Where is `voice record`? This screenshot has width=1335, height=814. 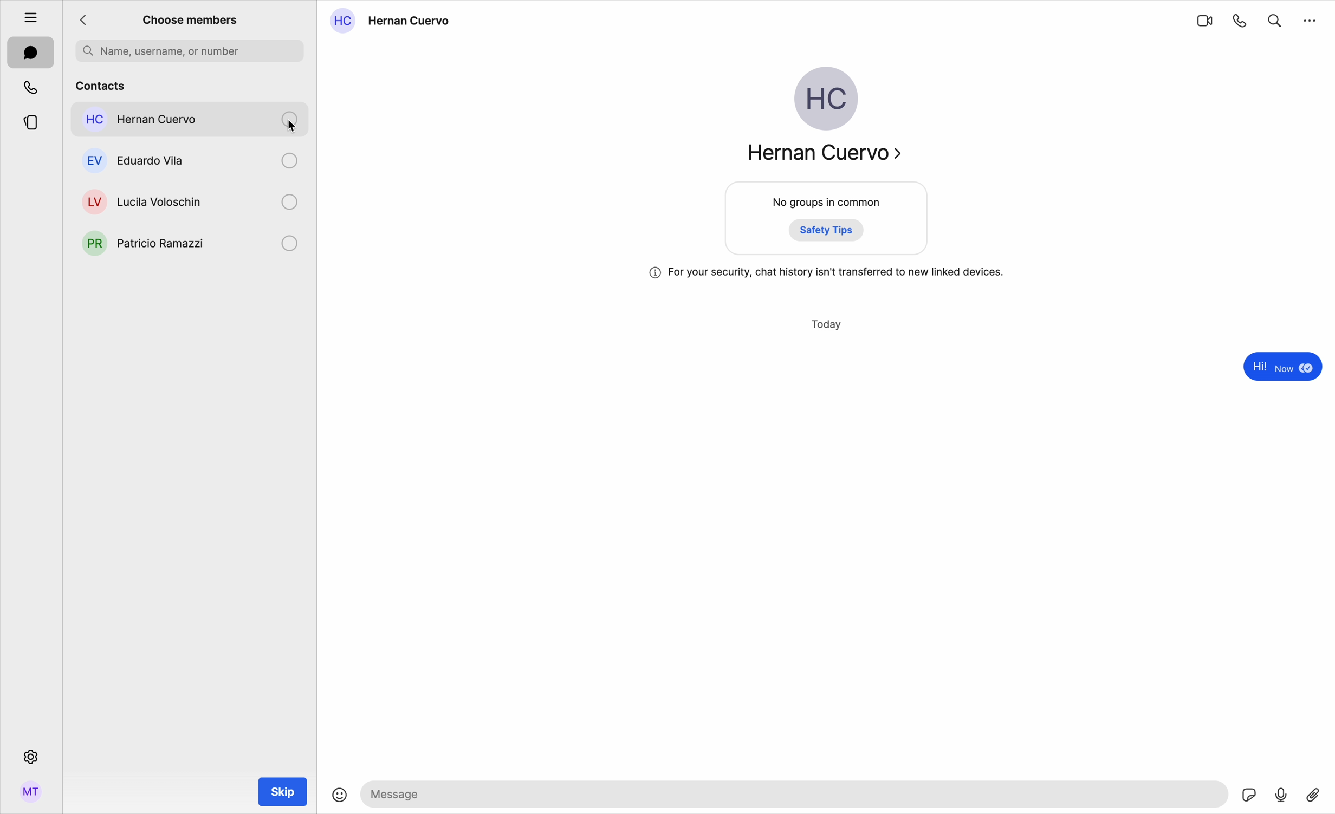
voice record is located at coordinates (1281, 793).